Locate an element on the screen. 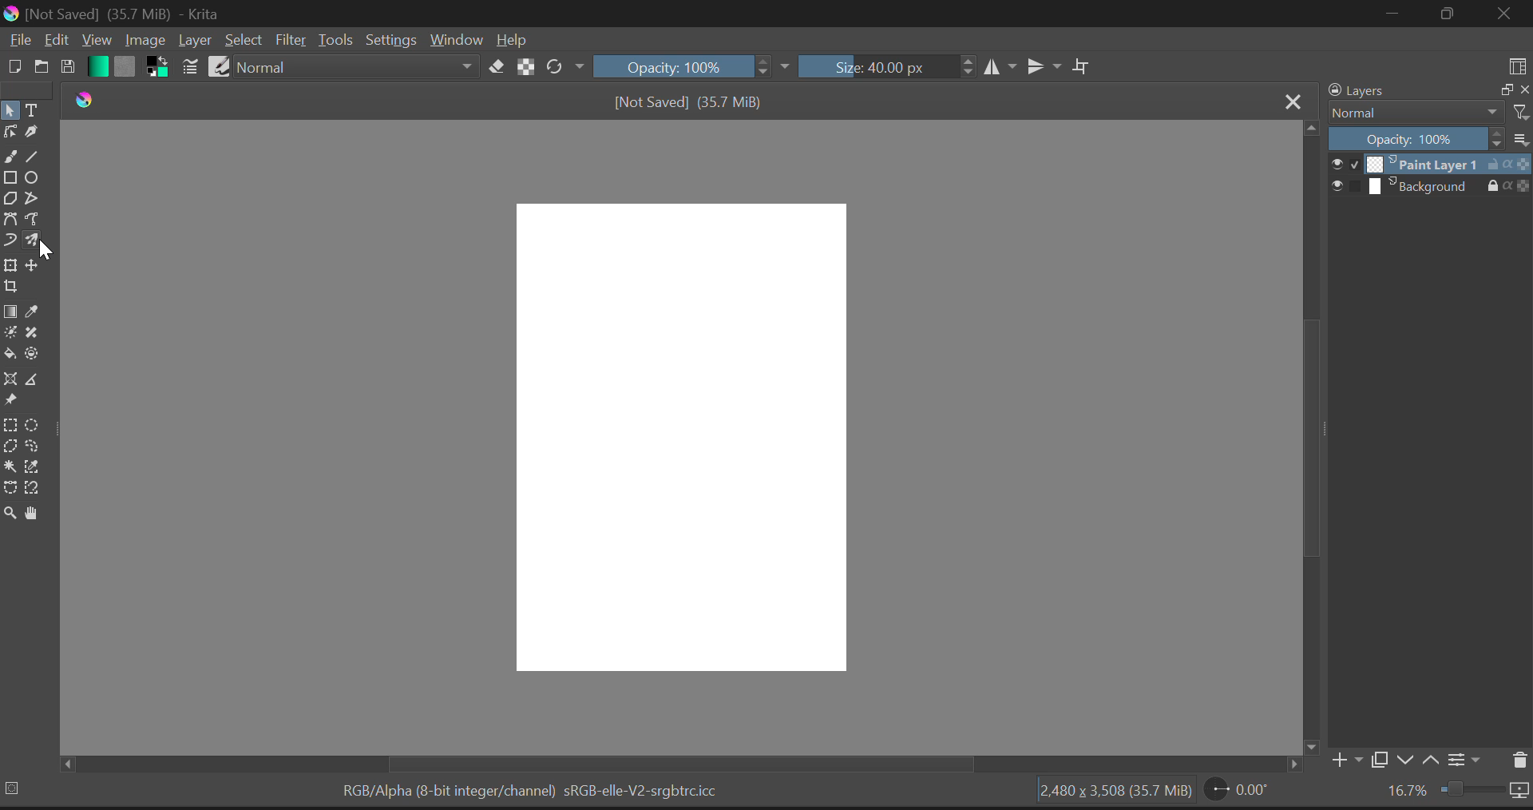 The image size is (1533, 810). Assistant Tool is located at coordinates (10, 379).